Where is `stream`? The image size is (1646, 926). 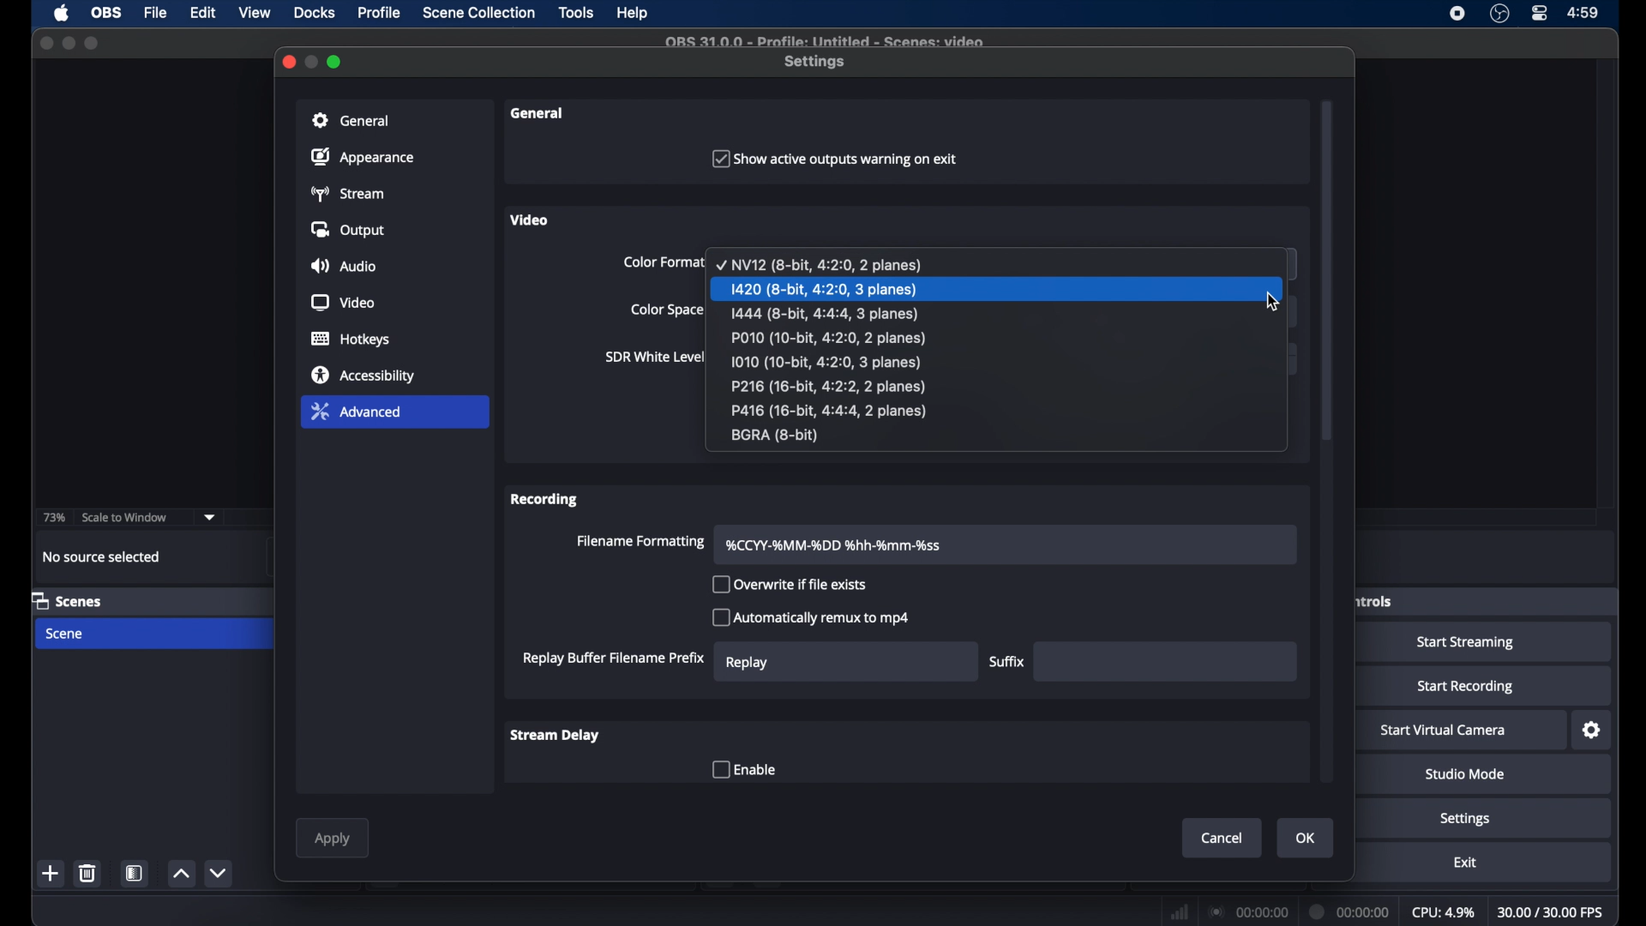 stream is located at coordinates (351, 193).